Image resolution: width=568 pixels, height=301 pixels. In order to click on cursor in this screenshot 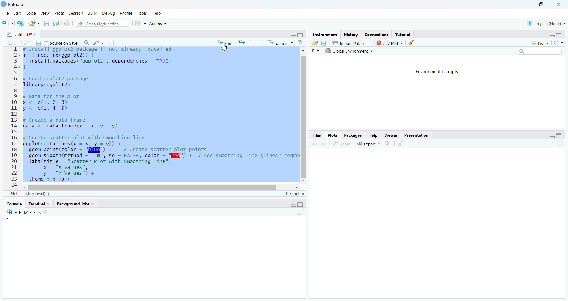, I will do `click(225, 49)`.